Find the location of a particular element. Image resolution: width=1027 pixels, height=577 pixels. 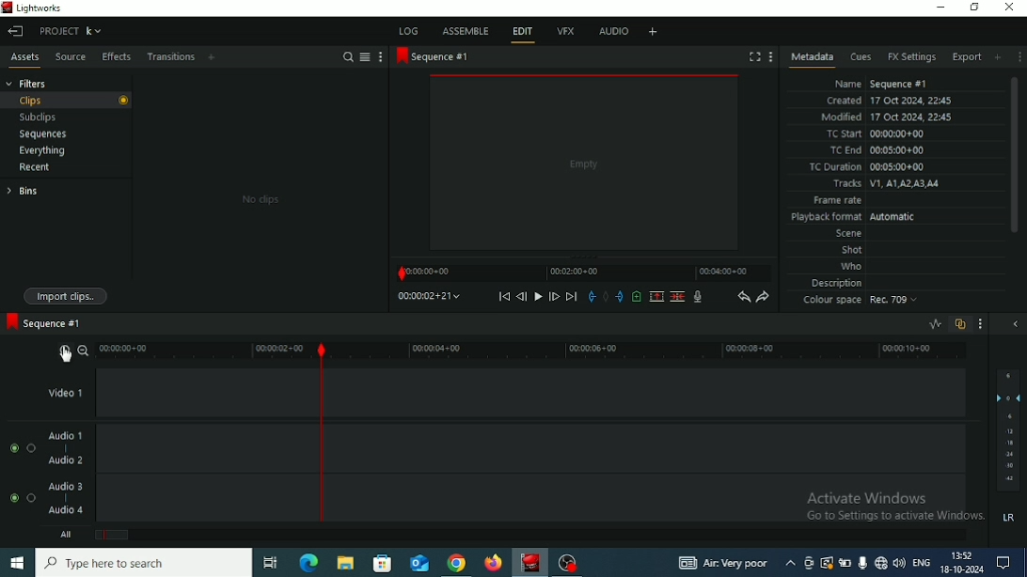

Toggle between list and tile view is located at coordinates (365, 57).